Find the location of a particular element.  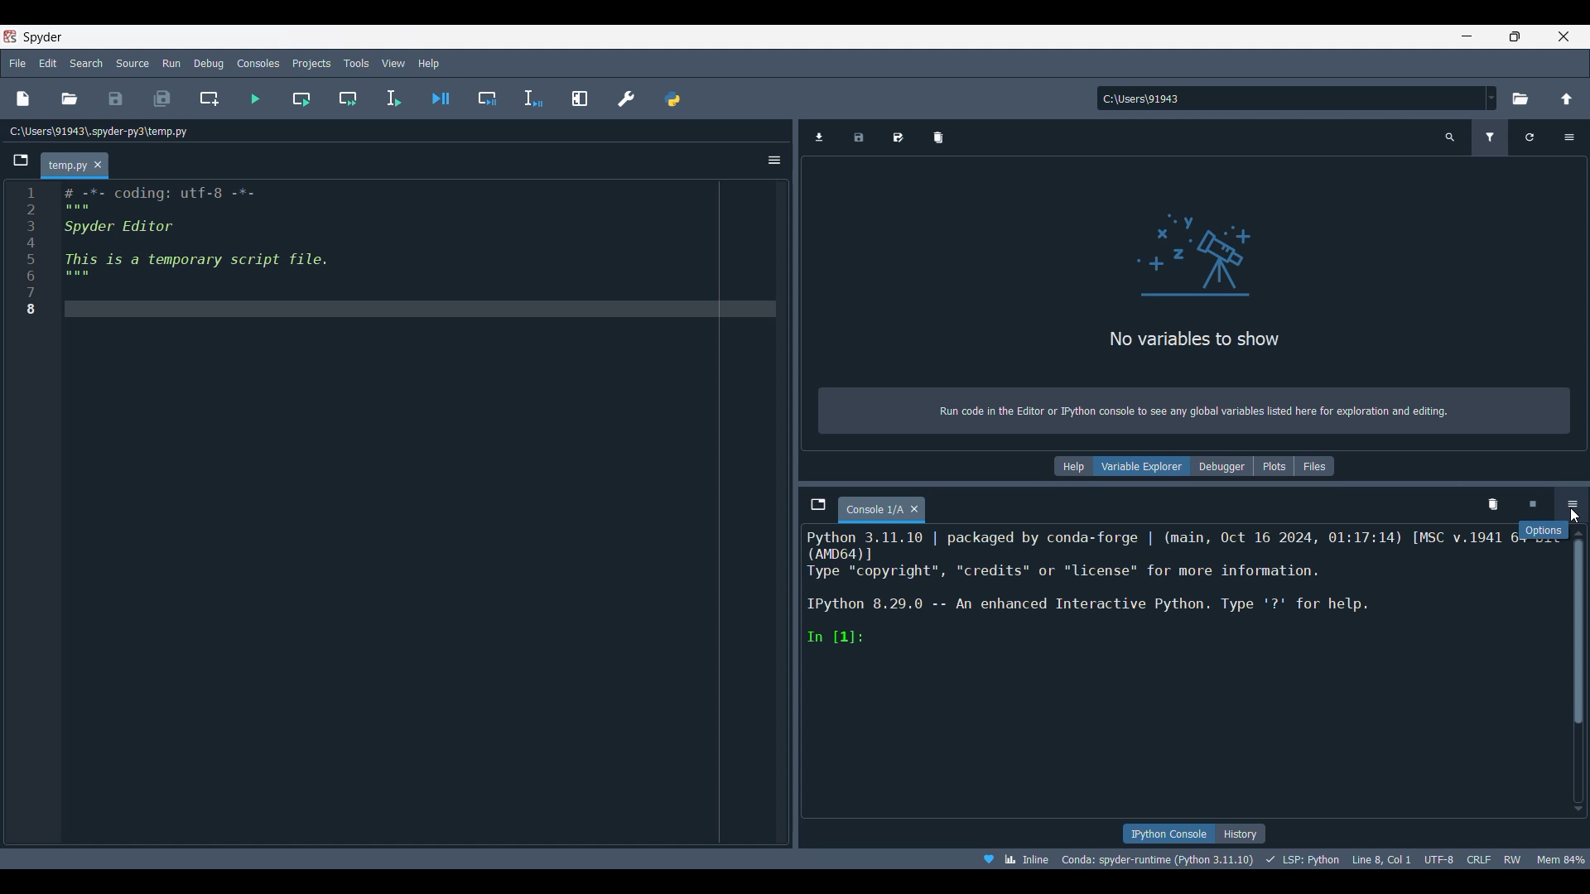

Close interface is located at coordinates (1564, 36).